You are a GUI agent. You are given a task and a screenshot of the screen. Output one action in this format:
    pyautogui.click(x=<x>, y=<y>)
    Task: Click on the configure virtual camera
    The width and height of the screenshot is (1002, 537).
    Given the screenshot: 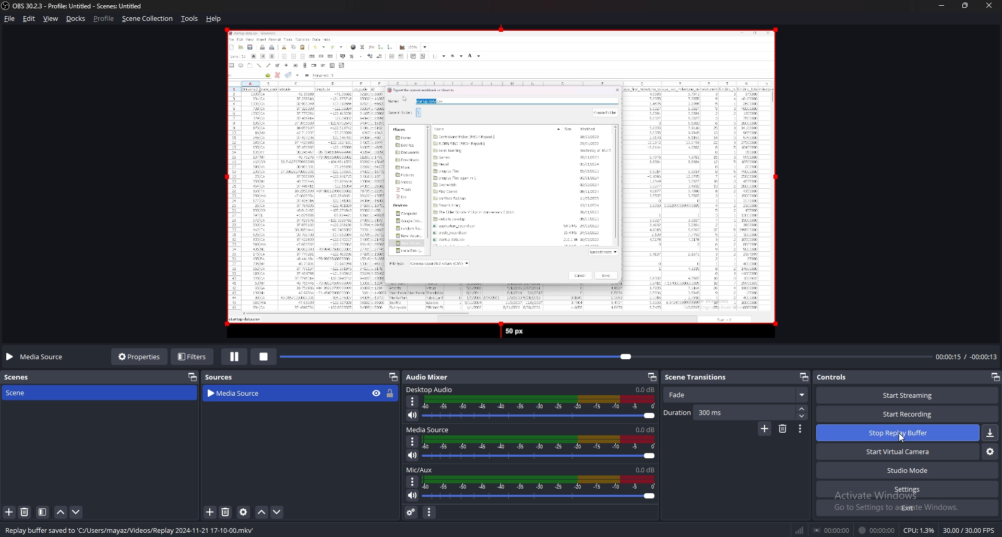 What is the action you would take?
    pyautogui.click(x=989, y=451)
    